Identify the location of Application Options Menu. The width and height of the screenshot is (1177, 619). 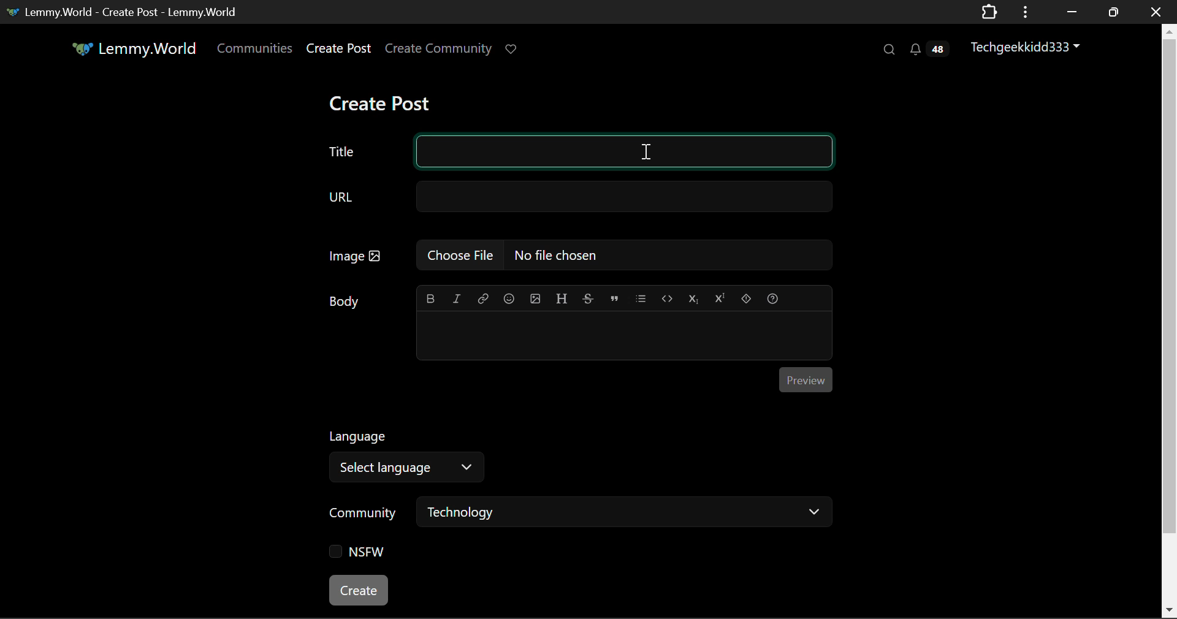
(1026, 11).